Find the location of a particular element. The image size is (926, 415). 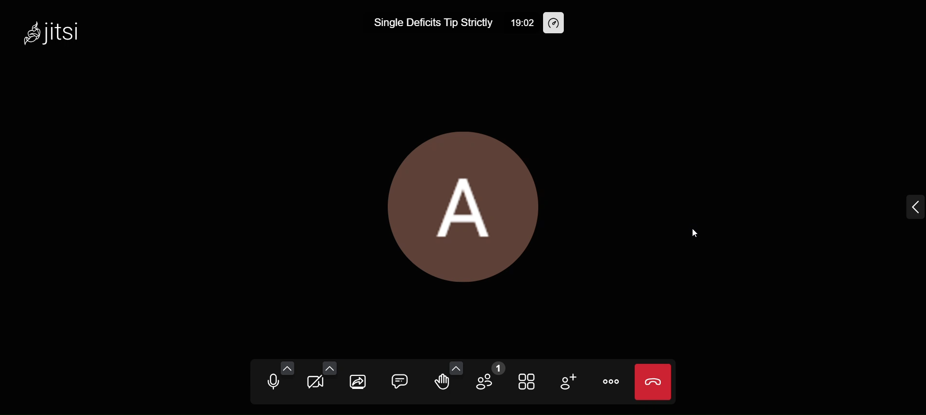

cursor is located at coordinates (692, 232).